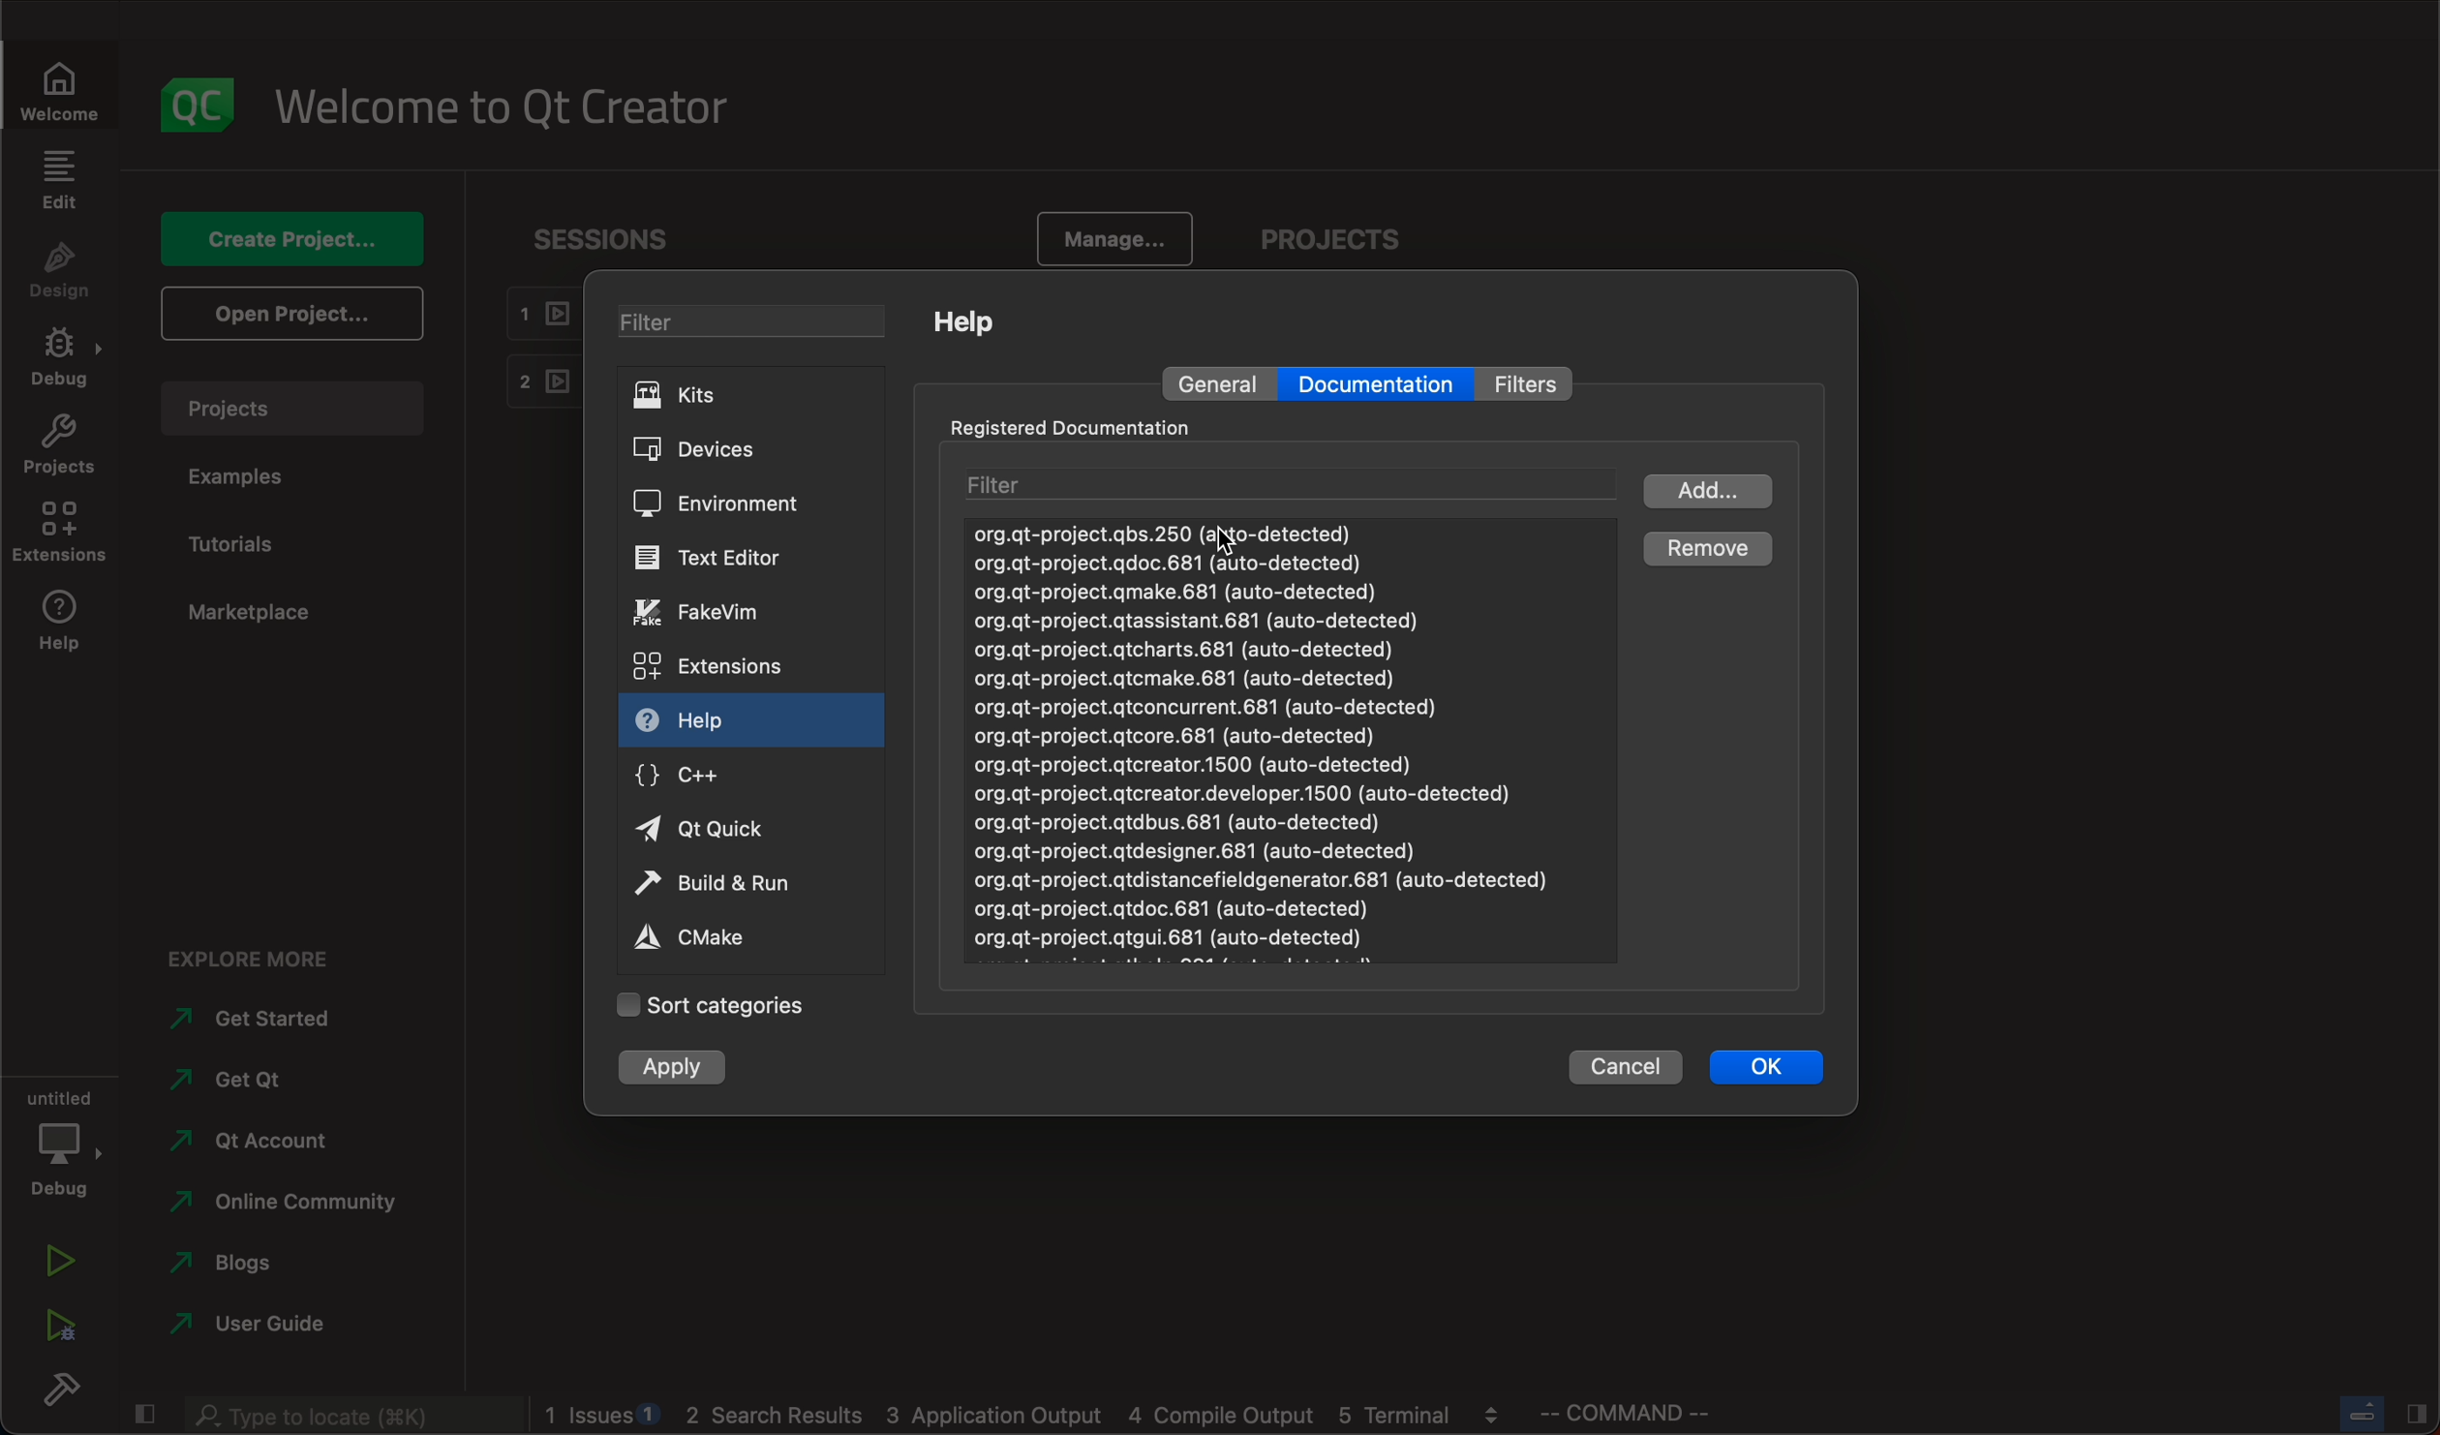  Describe the element at coordinates (60, 1389) in the screenshot. I see `build` at that location.